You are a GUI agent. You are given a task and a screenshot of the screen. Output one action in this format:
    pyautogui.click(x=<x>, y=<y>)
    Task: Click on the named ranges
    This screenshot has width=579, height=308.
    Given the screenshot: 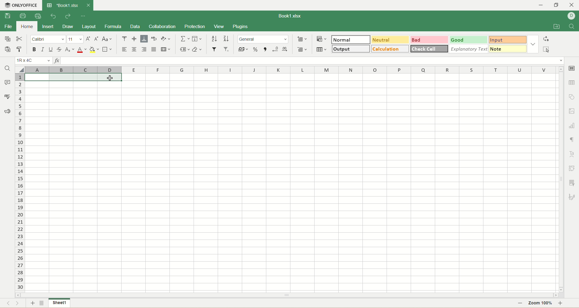 What is the action you would take?
    pyautogui.click(x=185, y=49)
    